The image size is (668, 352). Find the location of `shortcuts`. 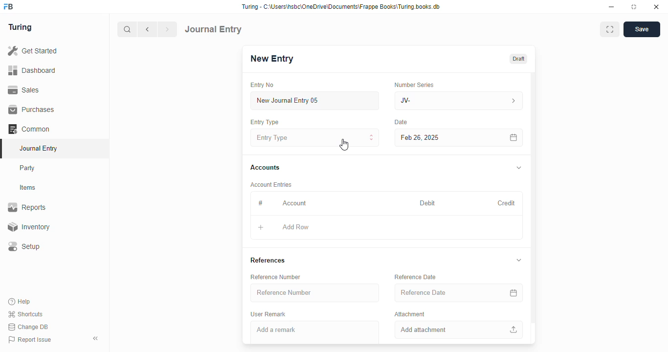

shortcuts is located at coordinates (25, 314).